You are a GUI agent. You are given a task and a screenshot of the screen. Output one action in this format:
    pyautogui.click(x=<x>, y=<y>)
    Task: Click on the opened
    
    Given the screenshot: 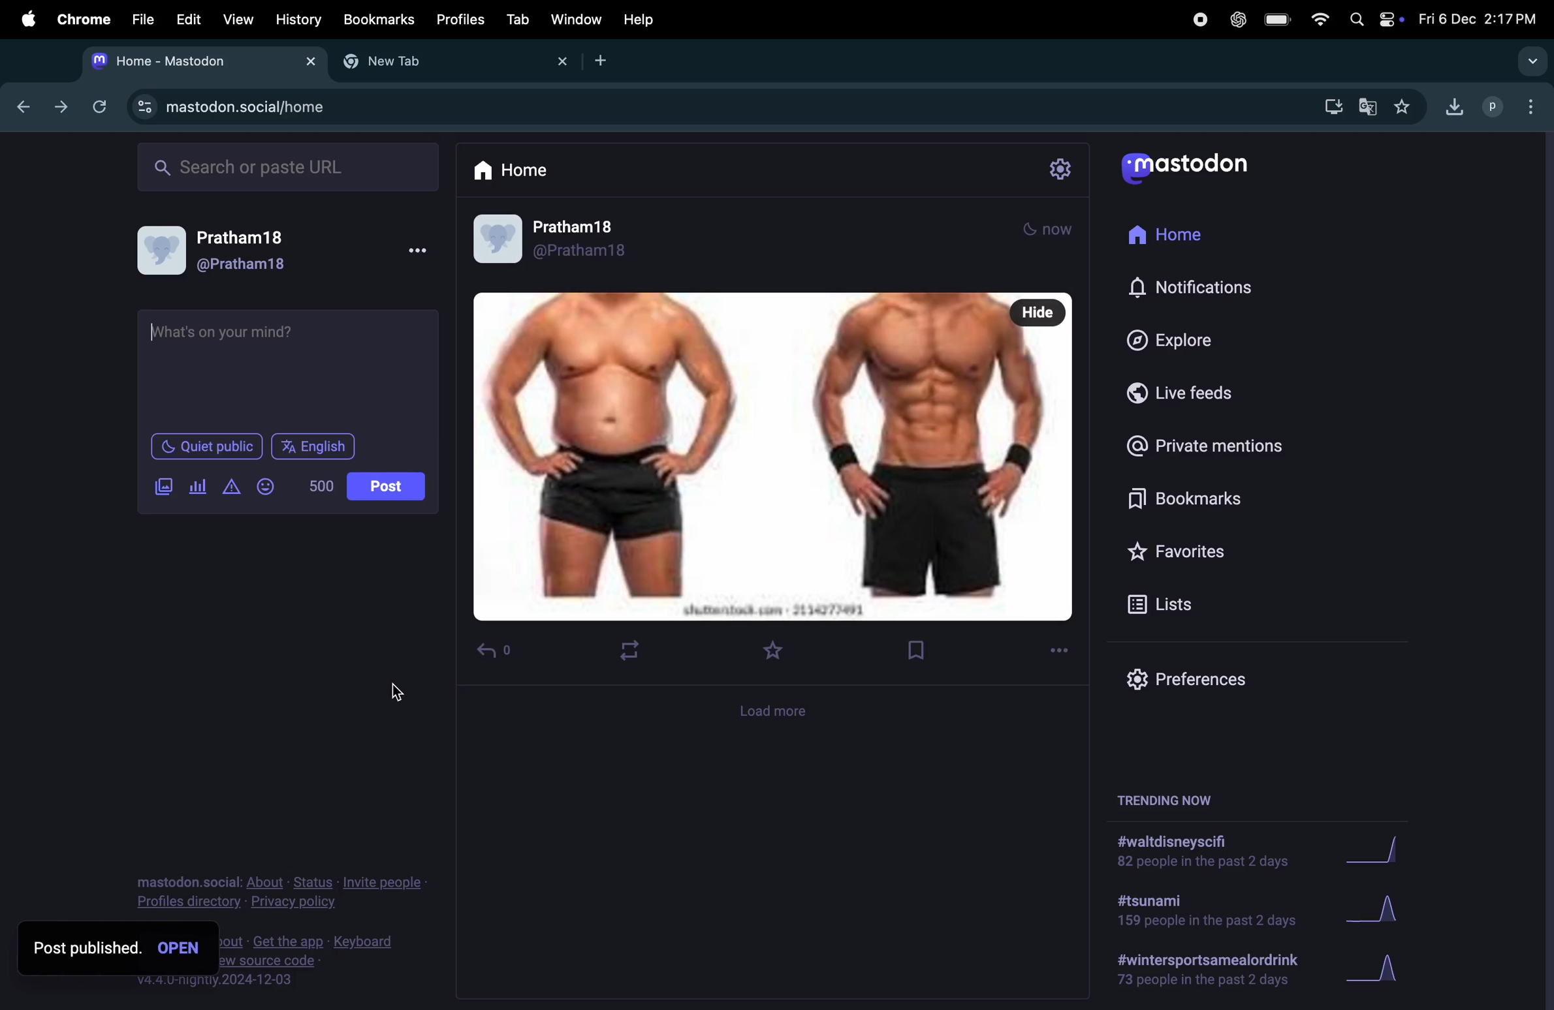 What is the action you would take?
    pyautogui.click(x=182, y=947)
    